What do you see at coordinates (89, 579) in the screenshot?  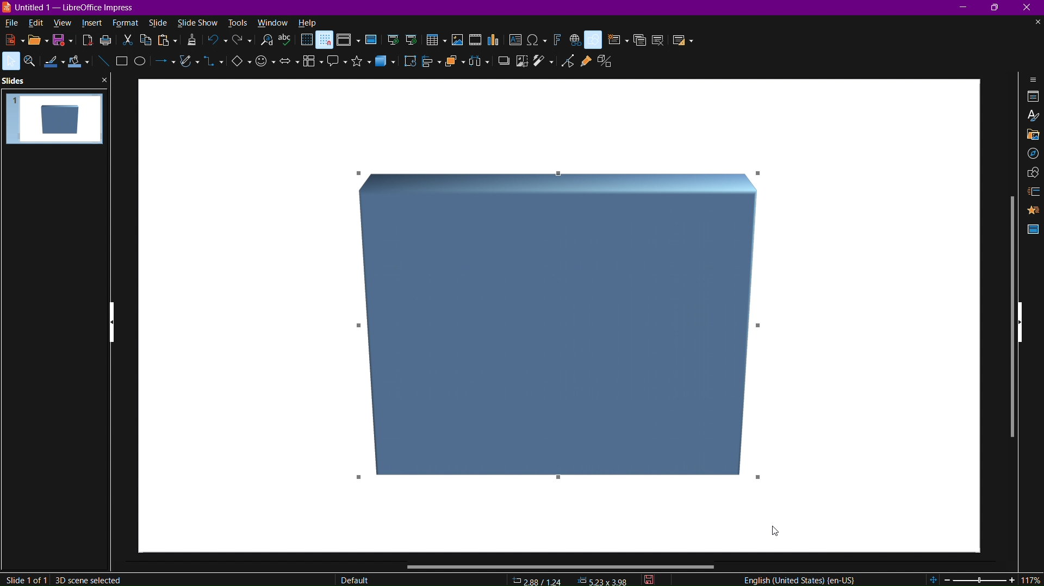 I see `3D scene selected` at bounding box center [89, 579].